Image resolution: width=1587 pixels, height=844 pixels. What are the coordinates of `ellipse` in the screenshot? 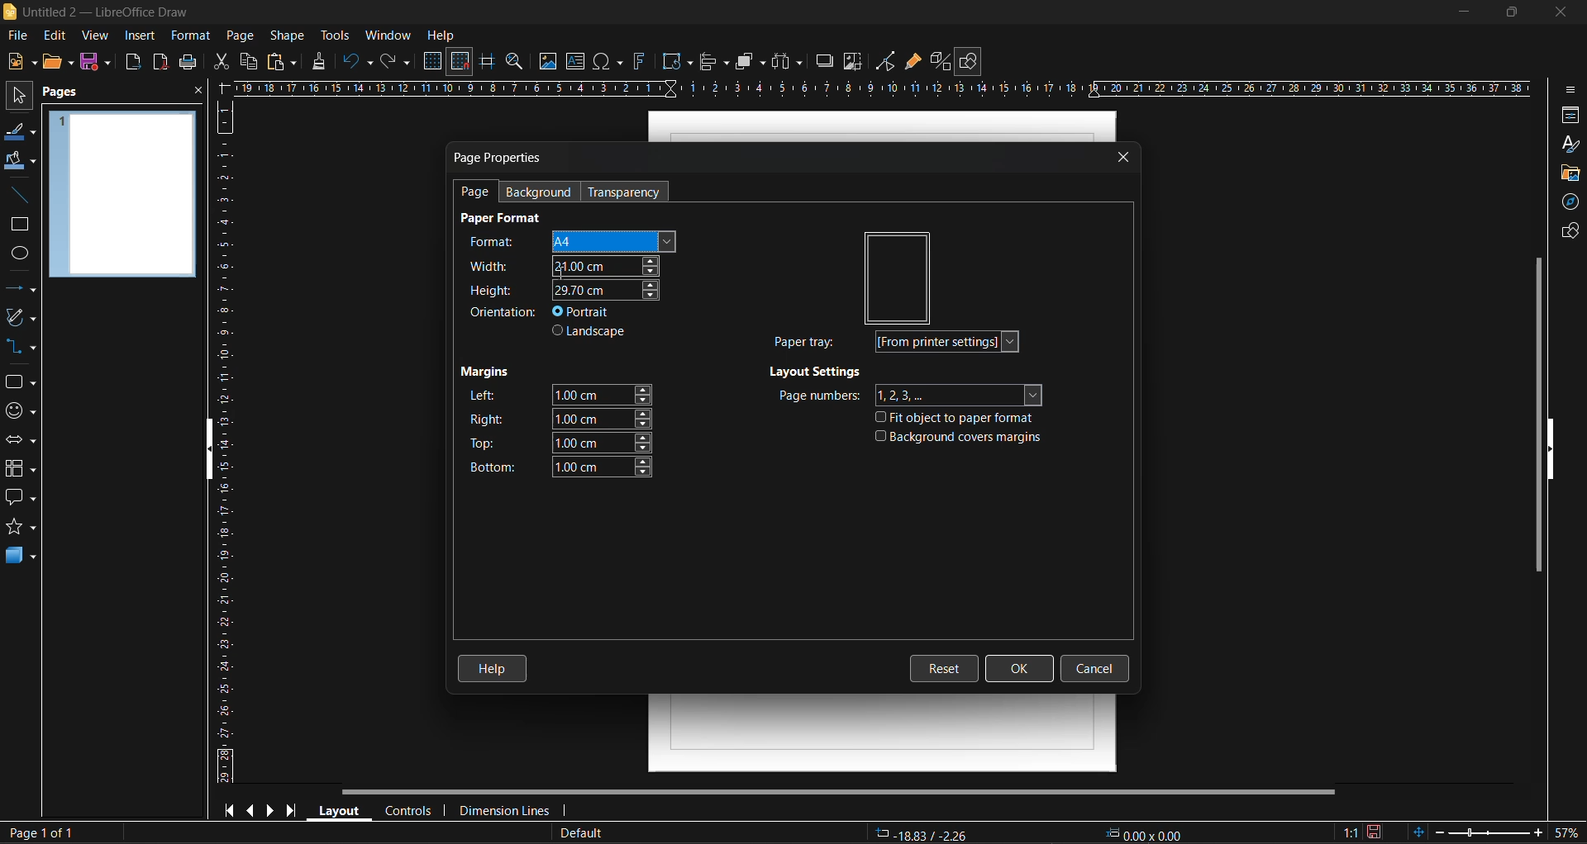 It's located at (20, 256).